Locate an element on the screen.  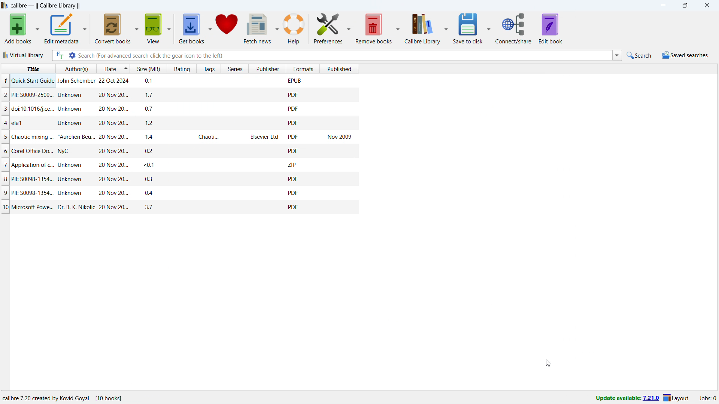
convert books options is located at coordinates (137, 28).